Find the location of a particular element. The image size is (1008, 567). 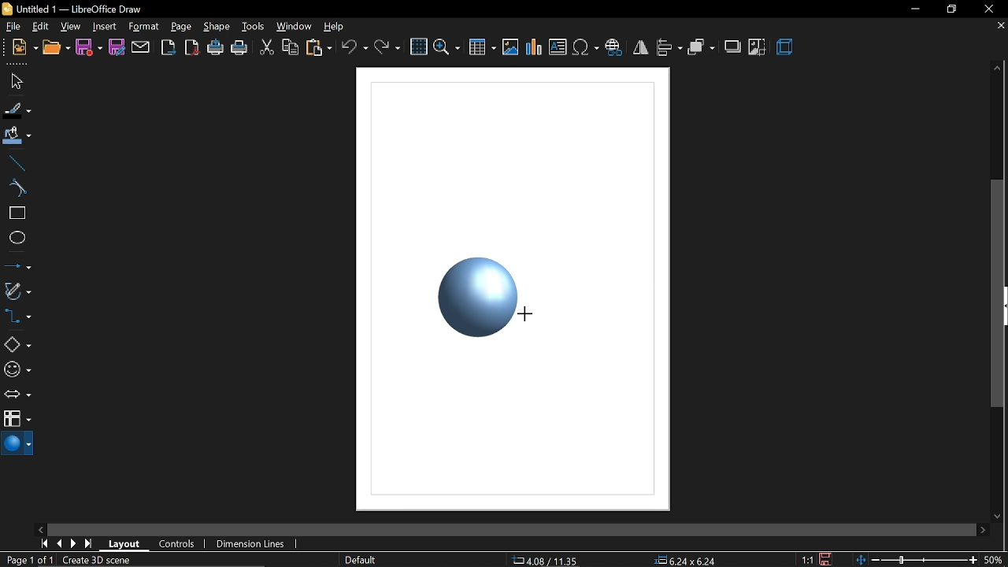

ellipse is located at coordinates (14, 237).